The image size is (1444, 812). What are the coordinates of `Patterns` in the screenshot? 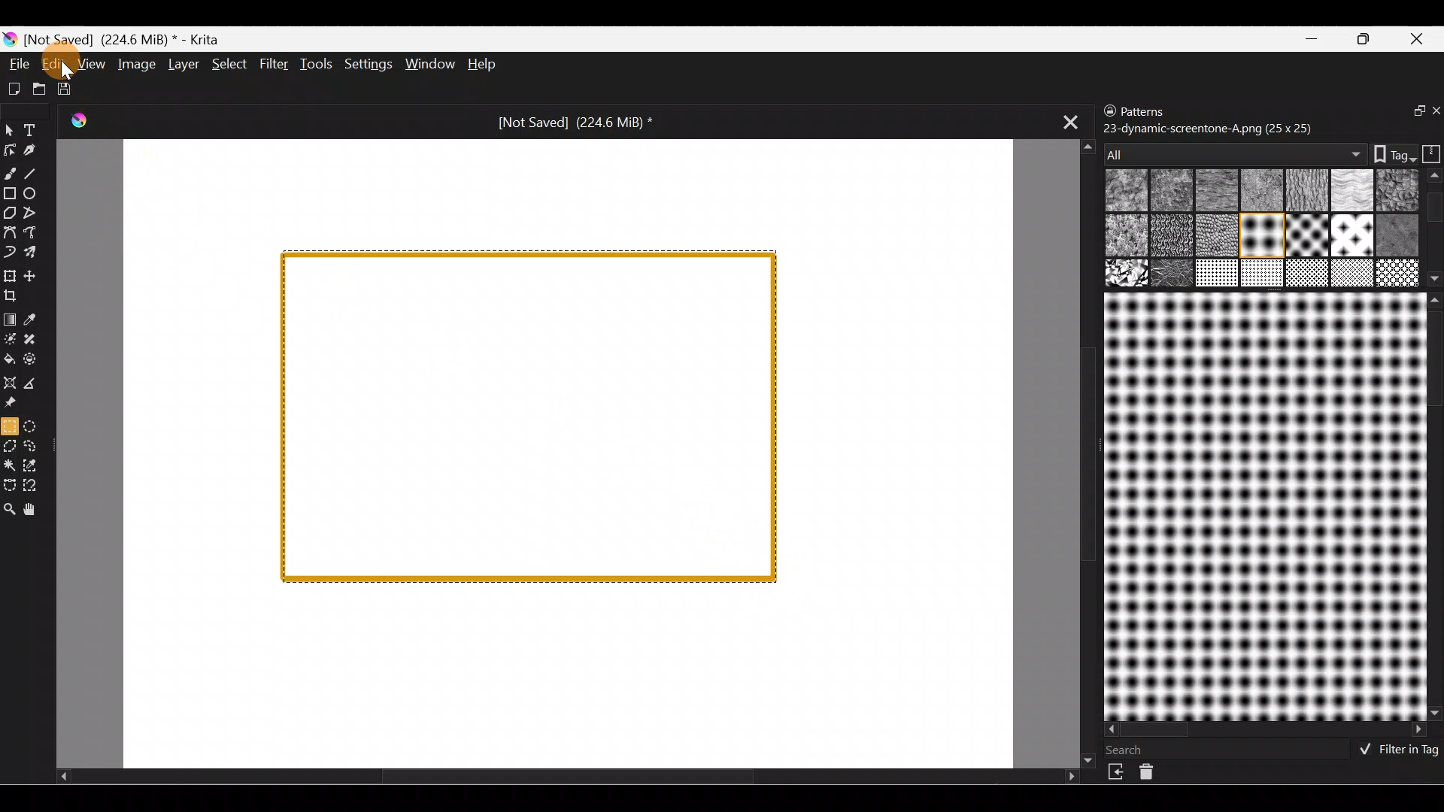 It's located at (1154, 108).